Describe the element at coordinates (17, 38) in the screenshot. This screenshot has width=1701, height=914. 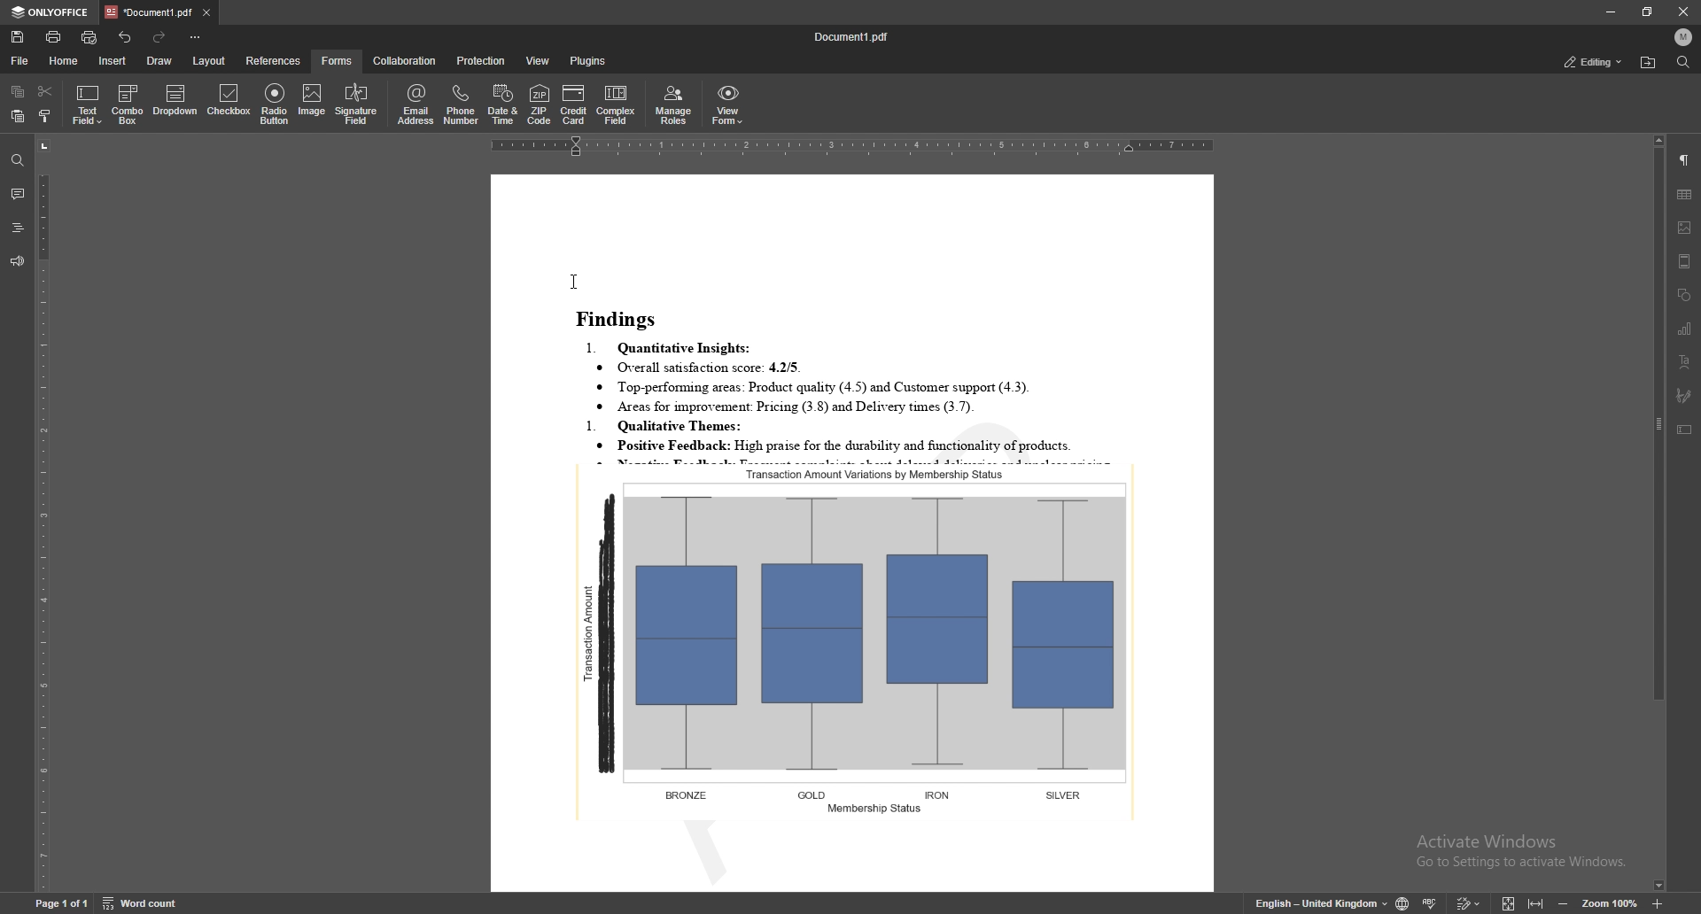
I see `save` at that location.